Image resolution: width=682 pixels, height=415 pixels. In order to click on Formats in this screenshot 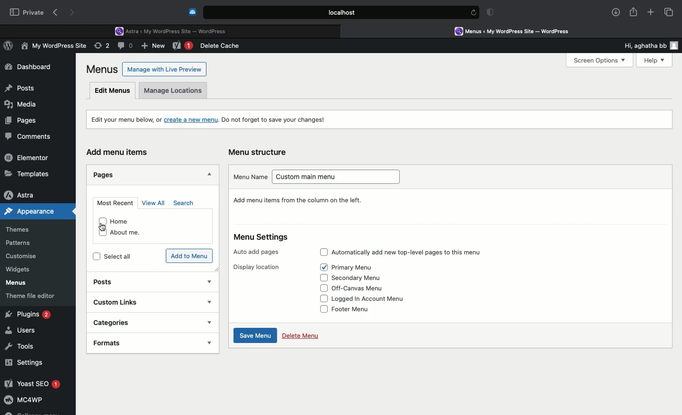, I will do `click(134, 343)`.